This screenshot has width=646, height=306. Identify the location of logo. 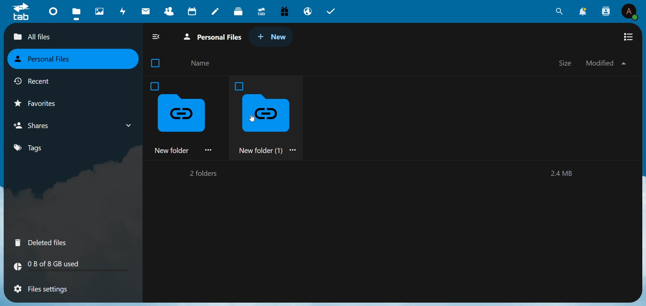
(22, 12).